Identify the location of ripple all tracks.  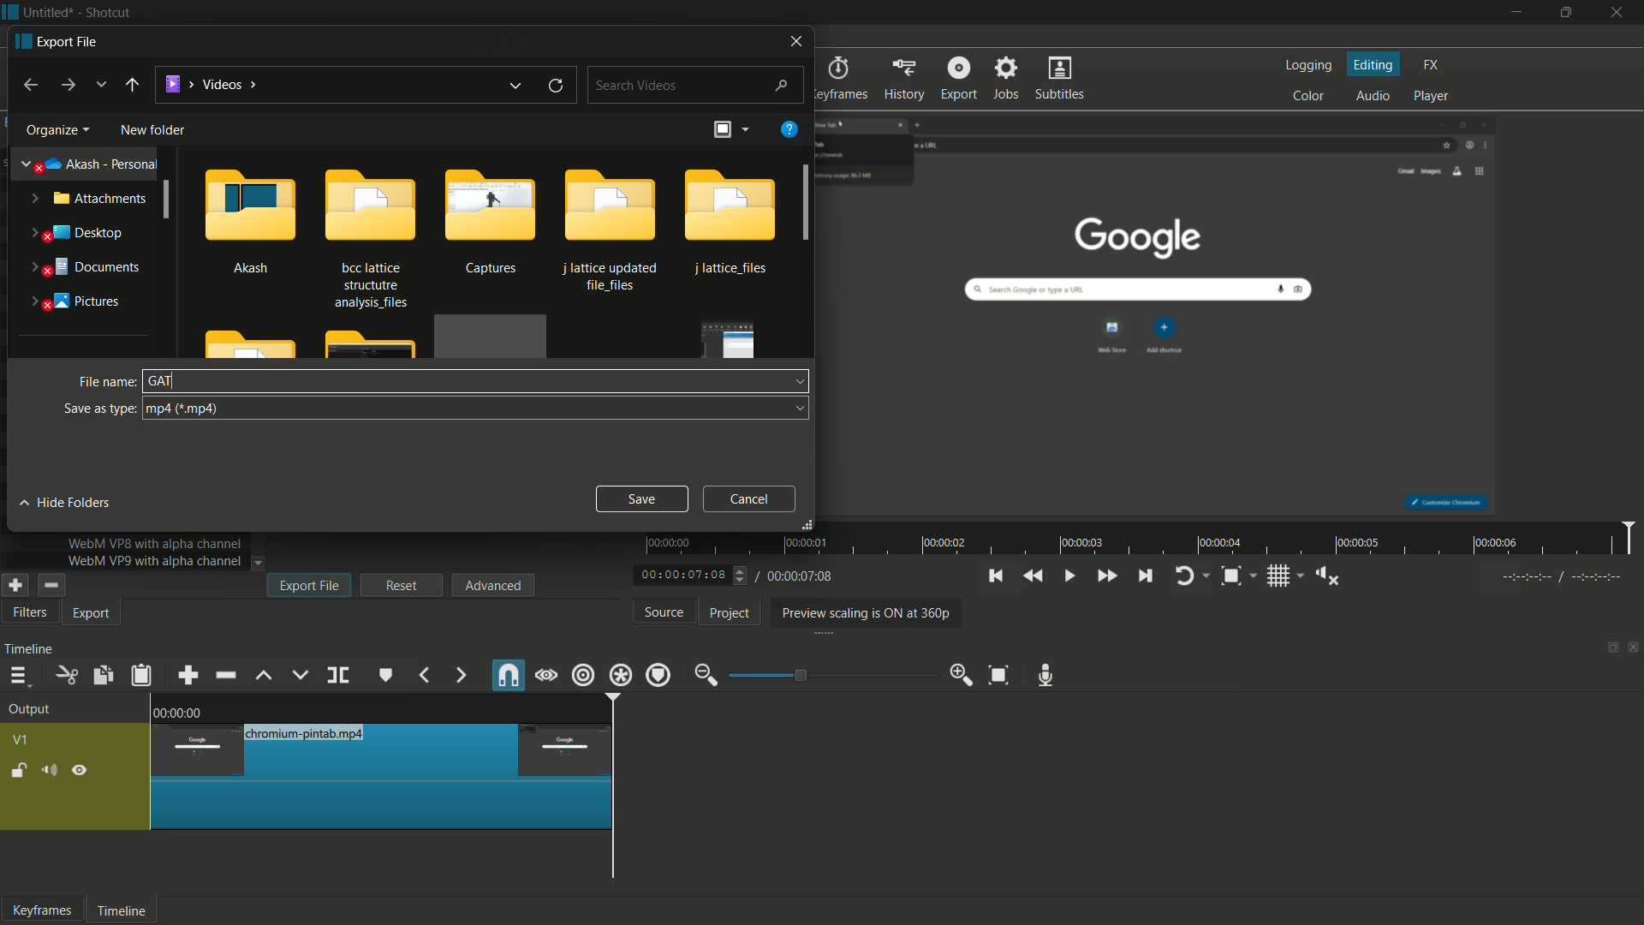
(619, 675).